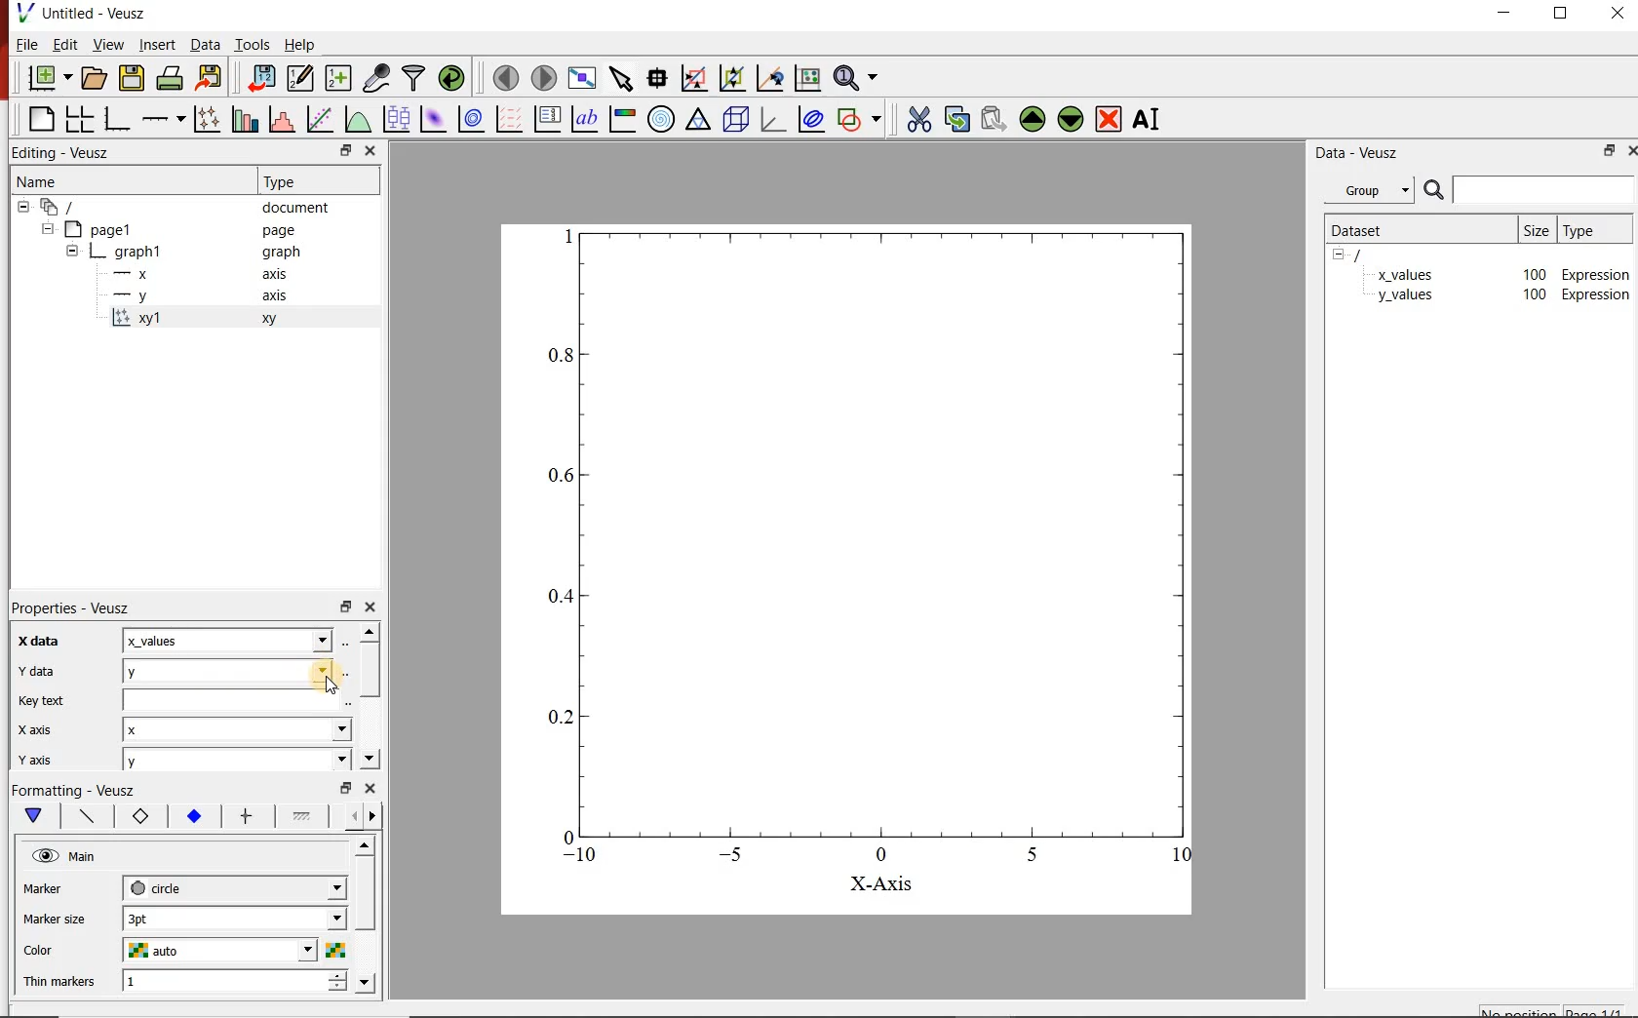 Image resolution: width=1638 pixels, height=1018 pixels. Describe the element at coordinates (860, 120) in the screenshot. I see `add shape` at that location.